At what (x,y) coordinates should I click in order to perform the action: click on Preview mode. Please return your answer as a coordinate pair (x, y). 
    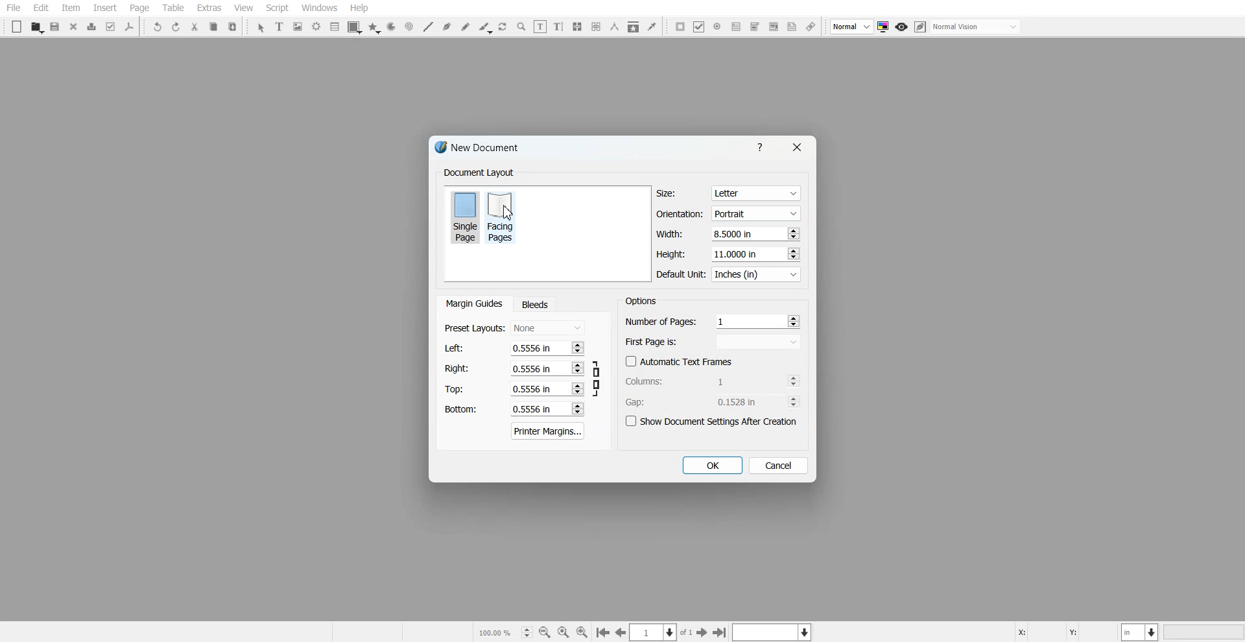
    Looking at the image, I should click on (902, 27).